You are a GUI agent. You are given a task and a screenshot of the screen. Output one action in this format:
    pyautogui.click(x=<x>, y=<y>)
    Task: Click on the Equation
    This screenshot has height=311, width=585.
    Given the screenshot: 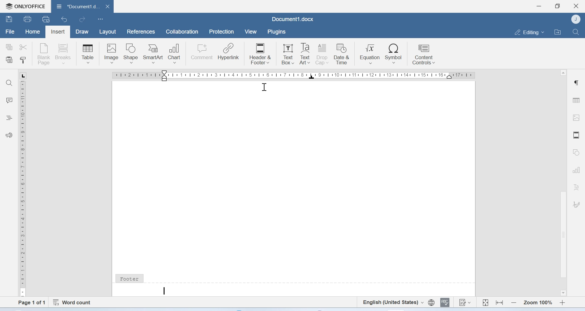 What is the action you would take?
    pyautogui.click(x=370, y=54)
    